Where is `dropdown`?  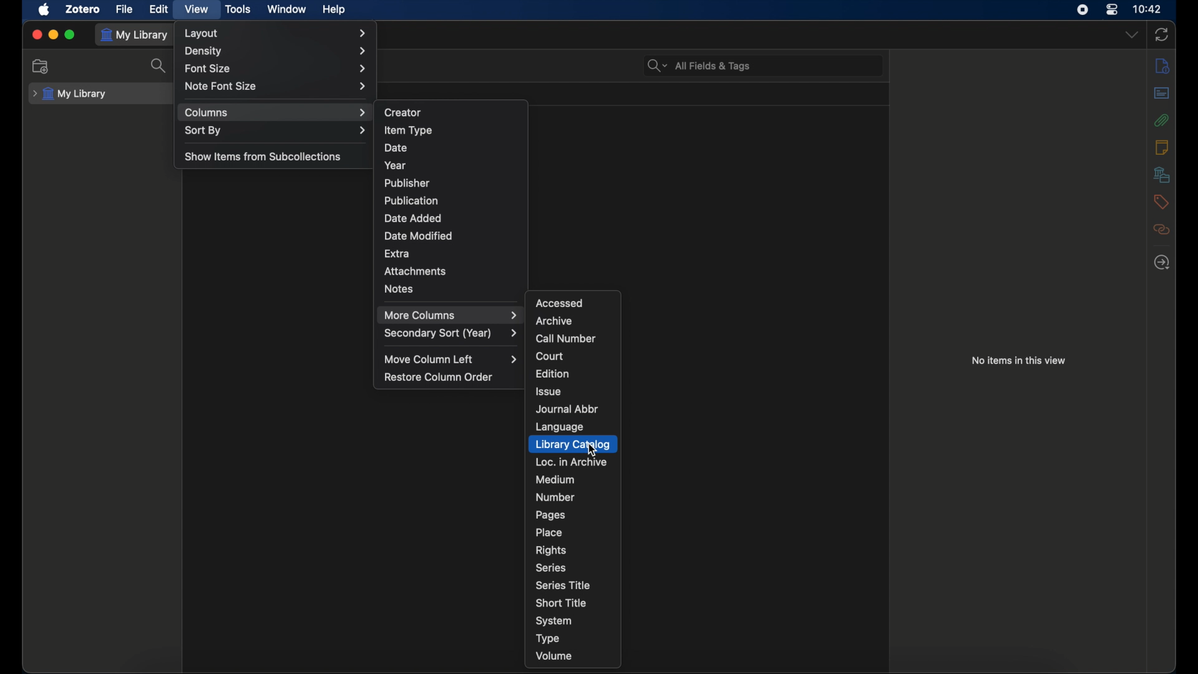 dropdown is located at coordinates (1131, 35).